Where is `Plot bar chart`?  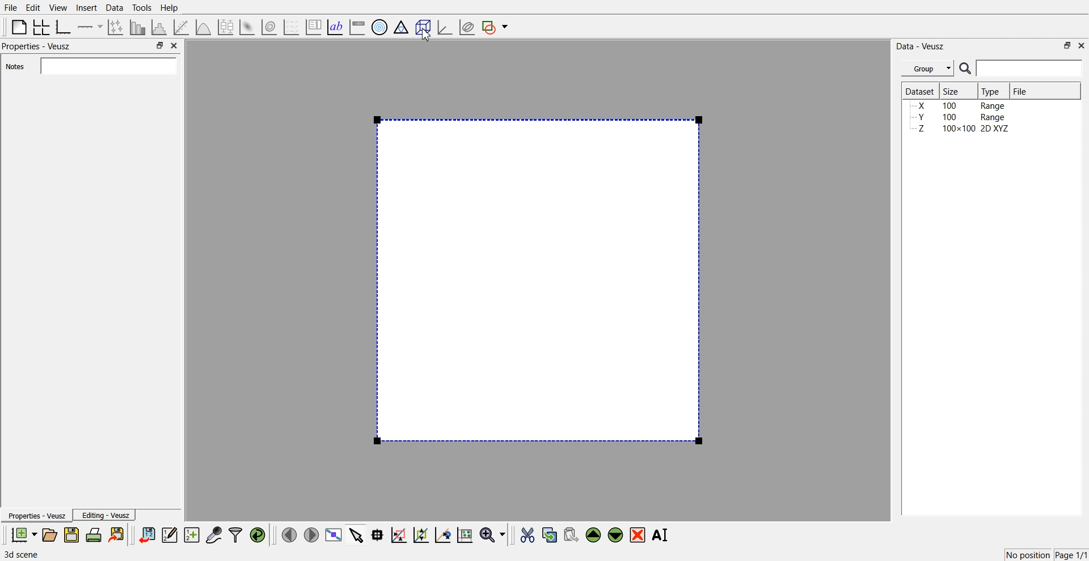 Plot bar chart is located at coordinates (137, 27).